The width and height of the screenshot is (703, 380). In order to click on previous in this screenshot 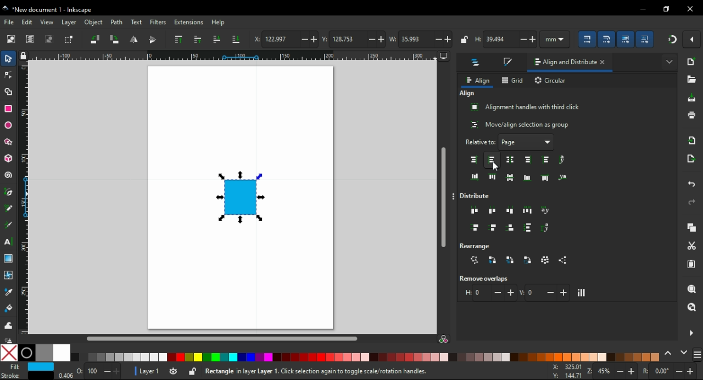, I will do `click(669, 354)`.